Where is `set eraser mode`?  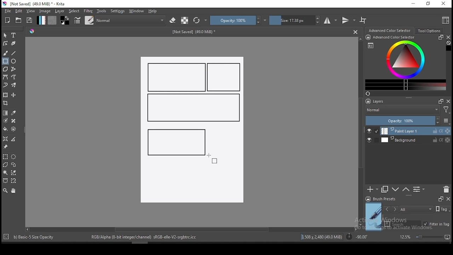
set eraser mode is located at coordinates (173, 21).